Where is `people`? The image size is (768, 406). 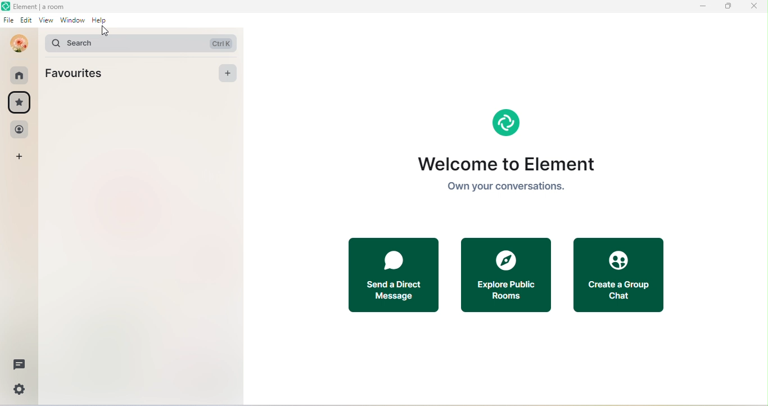 people is located at coordinates (19, 132).